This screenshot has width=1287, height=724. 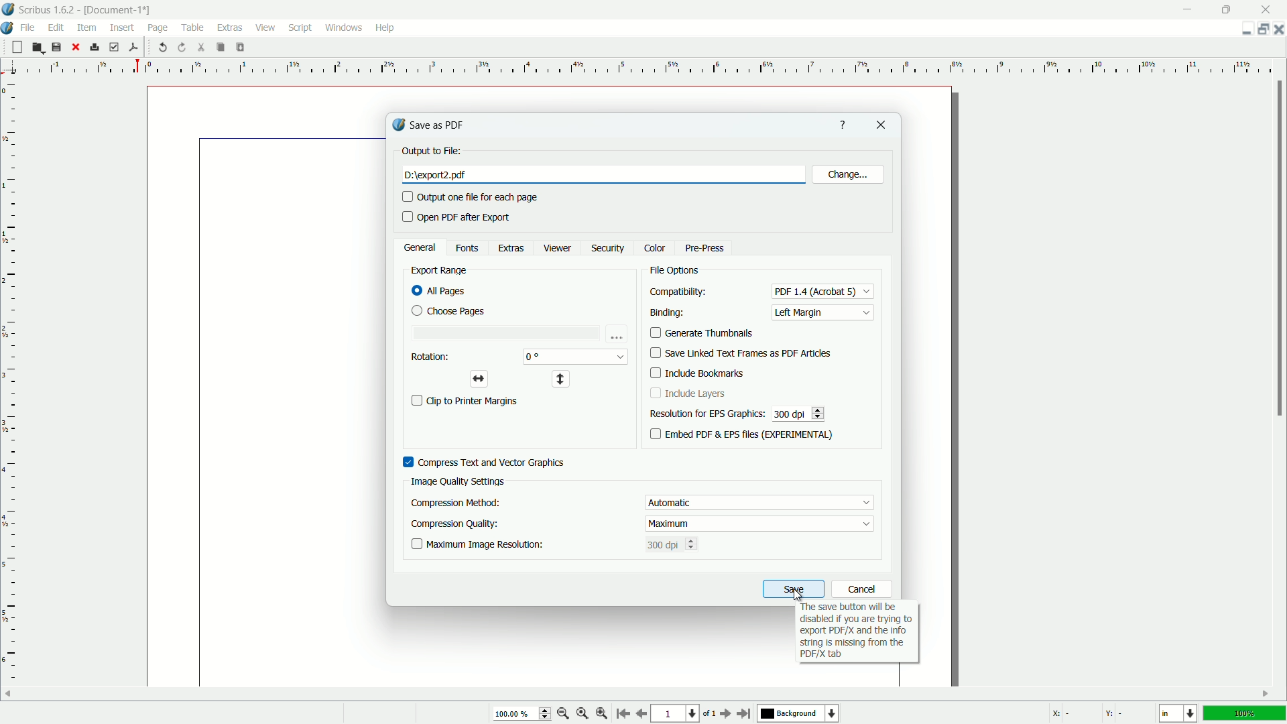 What do you see at coordinates (29, 28) in the screenshot?
I see `file menu` at bounding box center [29, 28].